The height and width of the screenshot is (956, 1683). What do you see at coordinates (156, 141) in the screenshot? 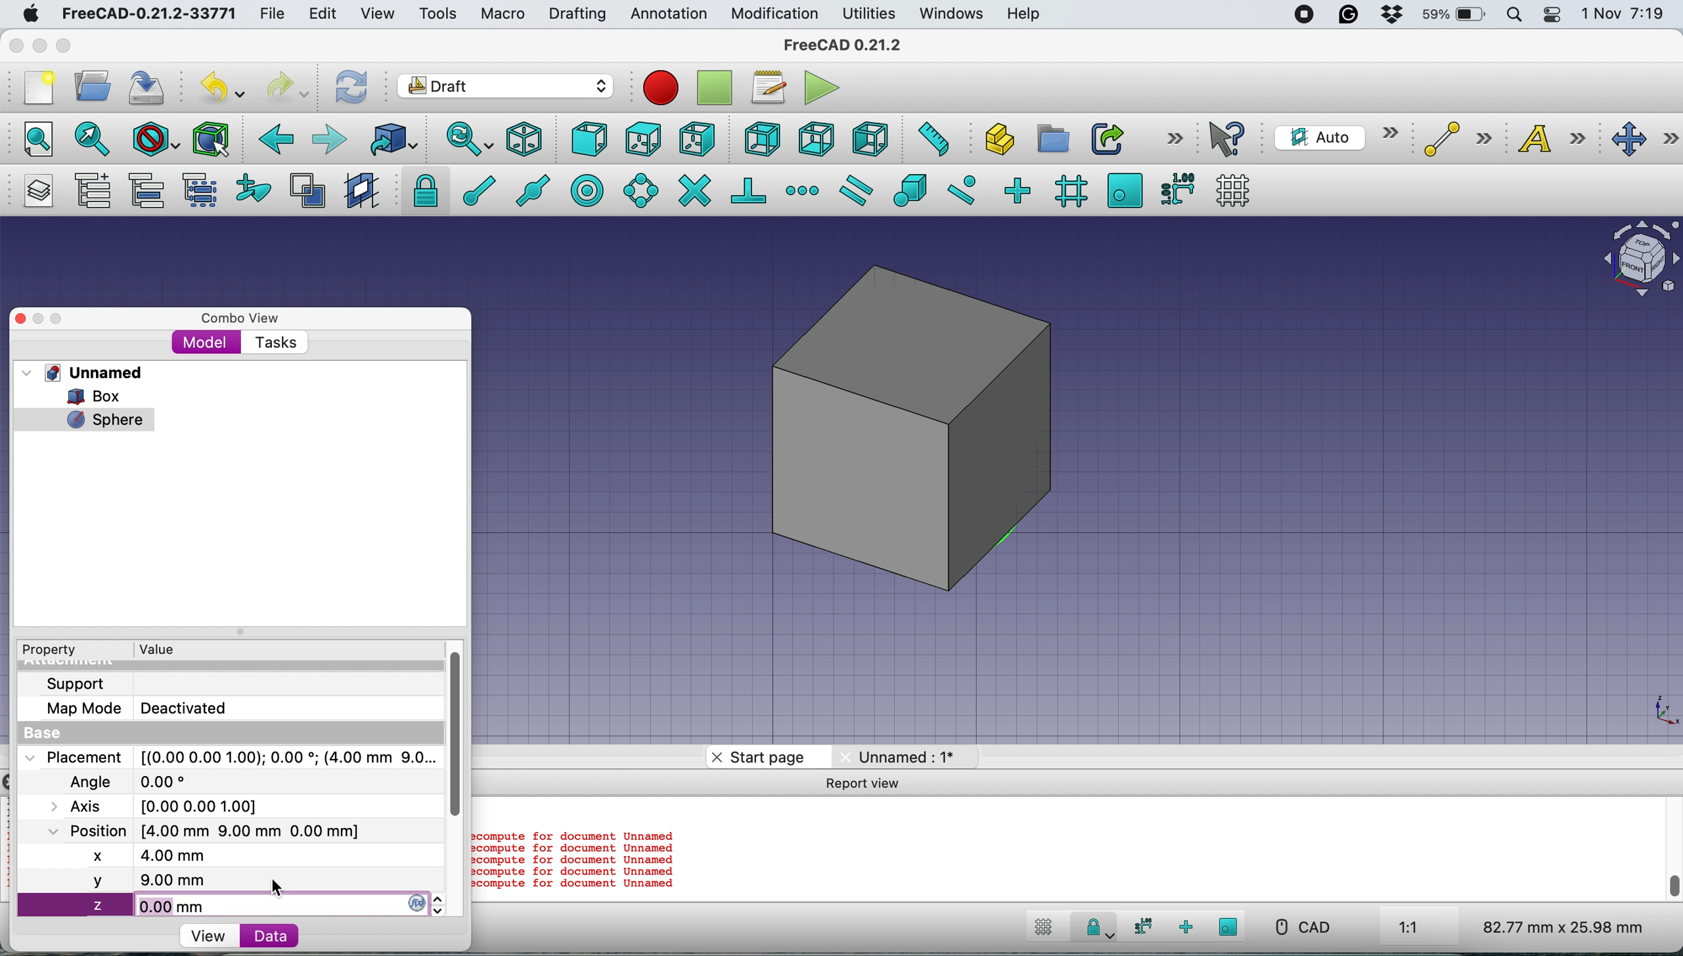
I see `draw style` at bounding box center [156, 141].